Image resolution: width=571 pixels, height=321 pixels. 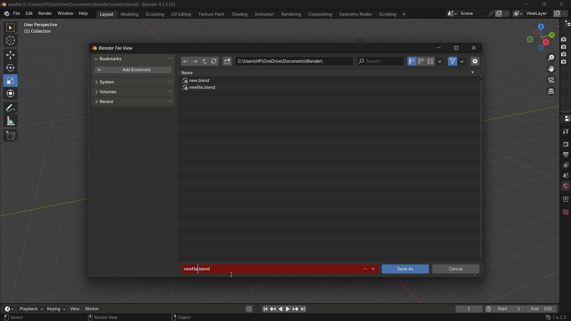 I want to click on User prepective, so click(x=43, y=25).